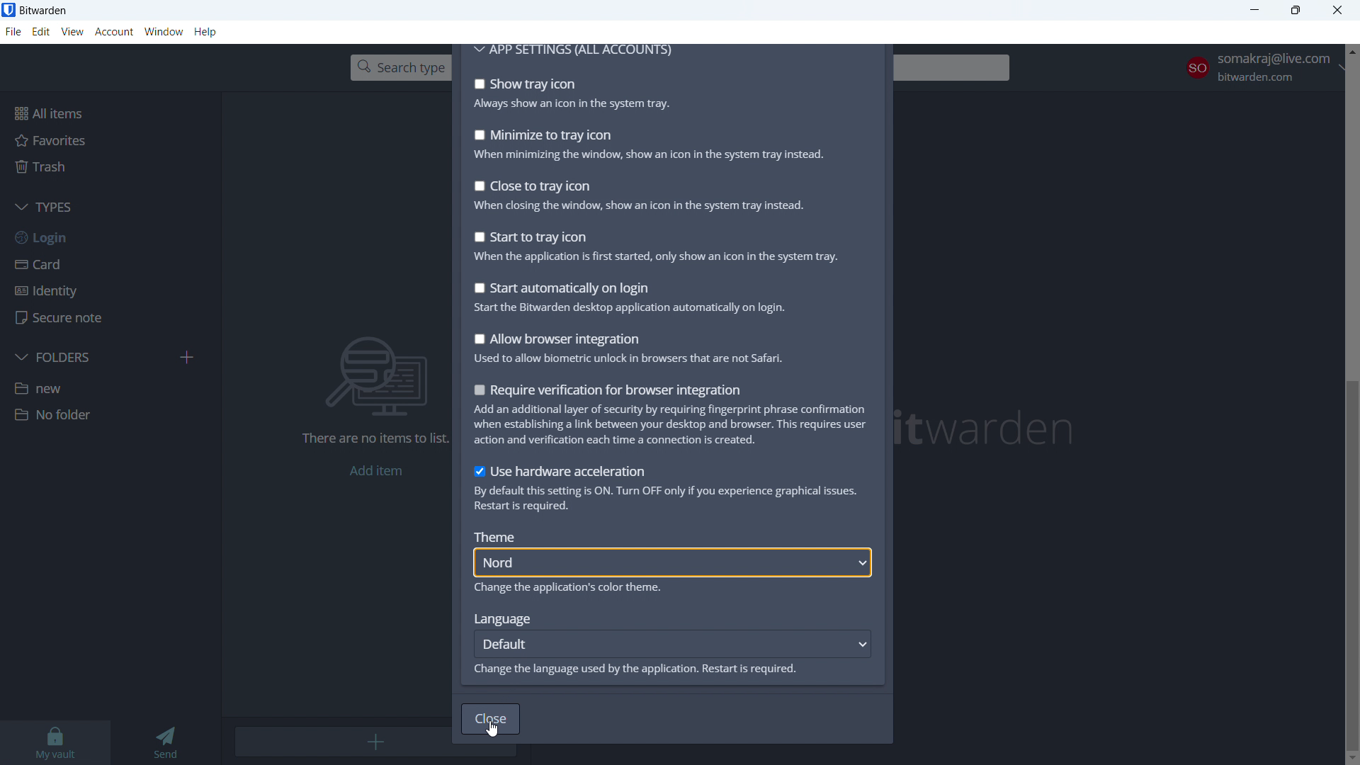 The height and width of the screenshot is (765, 1360). What do you see at coordinates (1254, 11) in the screenshot?
I see `minimize` at bounding box center [1254, 11].